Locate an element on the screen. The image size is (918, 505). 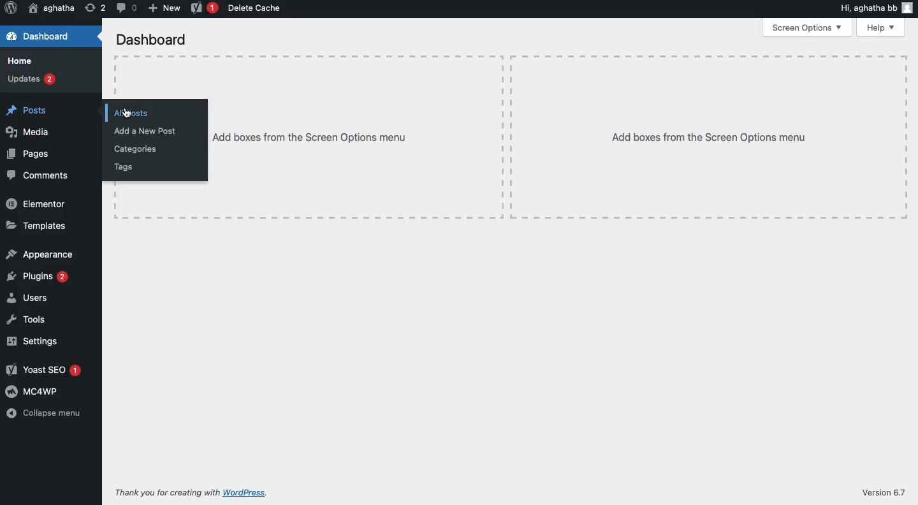
Profile is located at coordinates (908, 7).